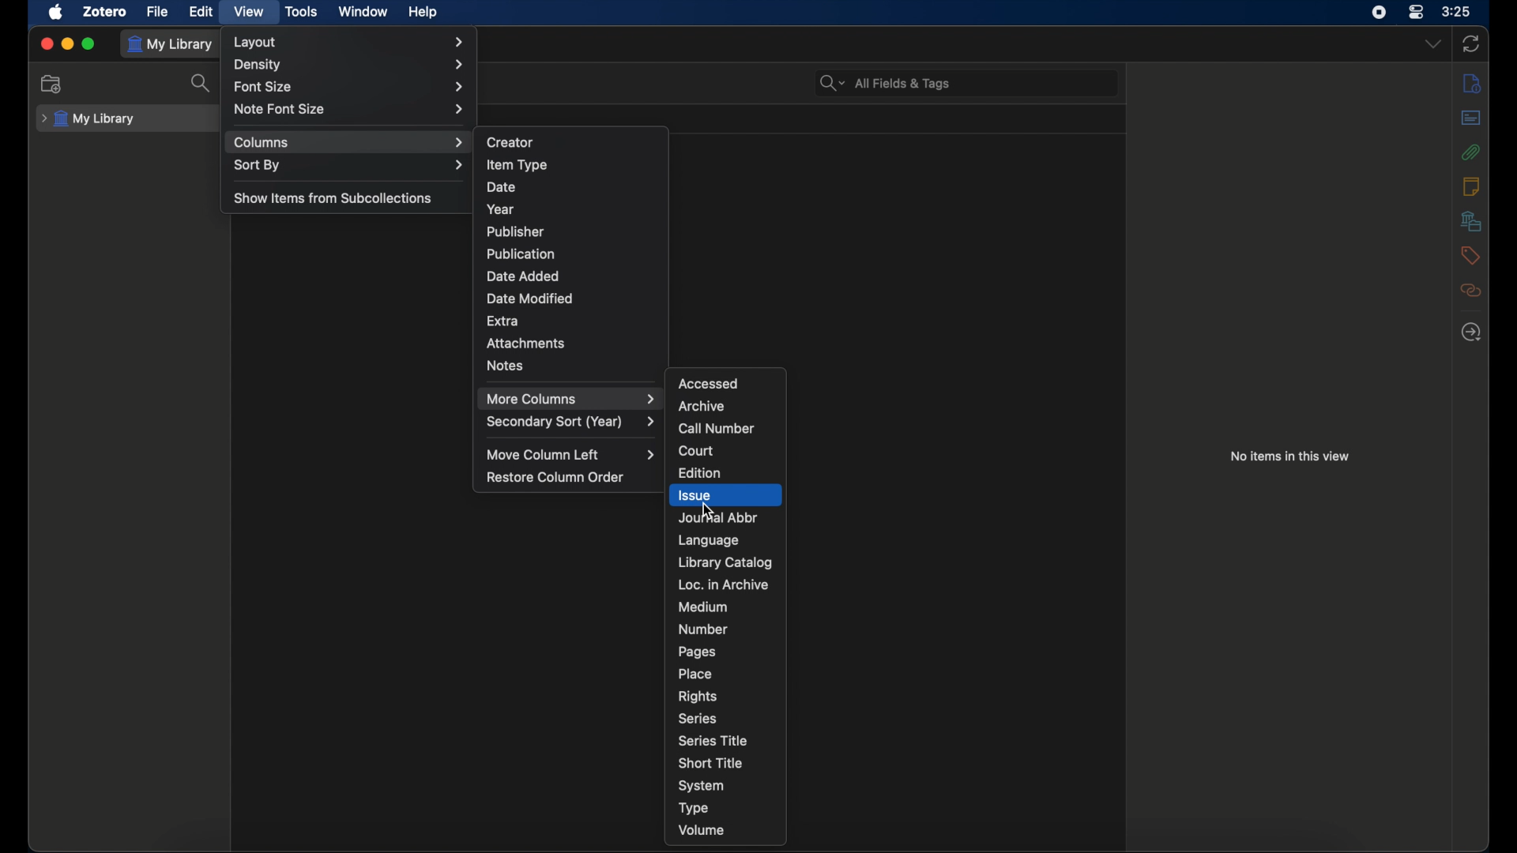  Describe the element at coordinates (202, 83) in the screenshot. I see `search` at that location.